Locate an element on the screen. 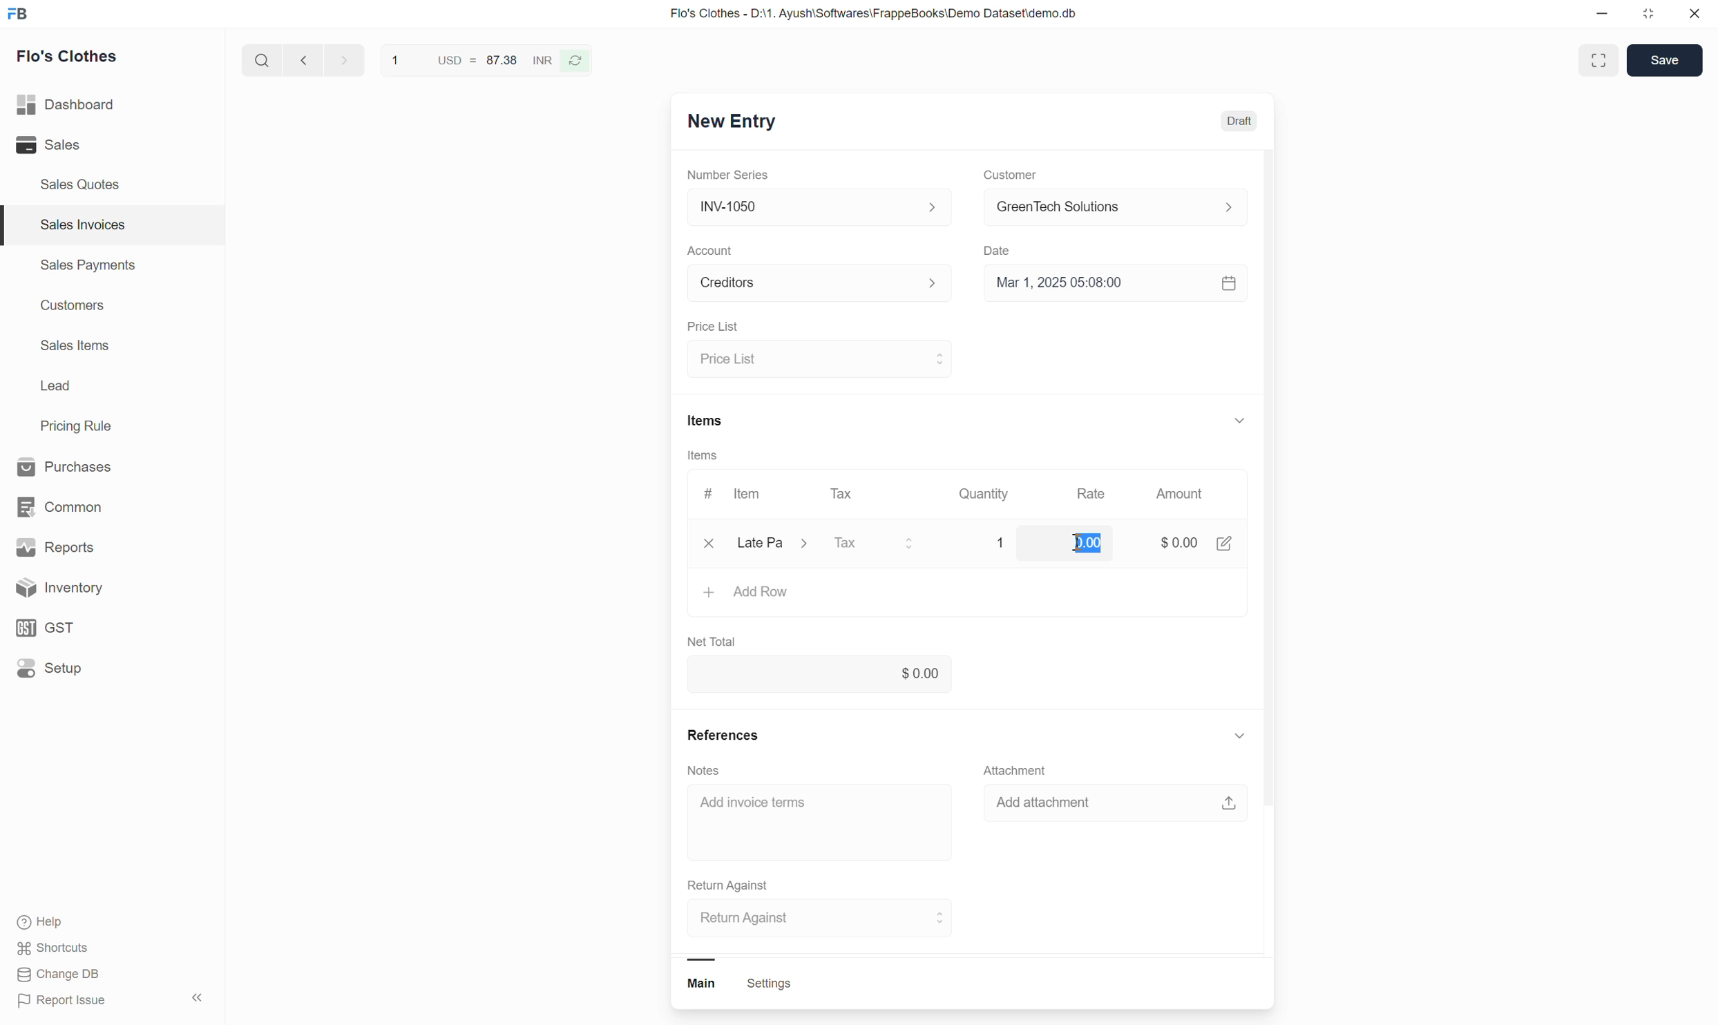 This screenshot has height=1025, width=1718. edit amount  is located at coordinates (1228, 544).